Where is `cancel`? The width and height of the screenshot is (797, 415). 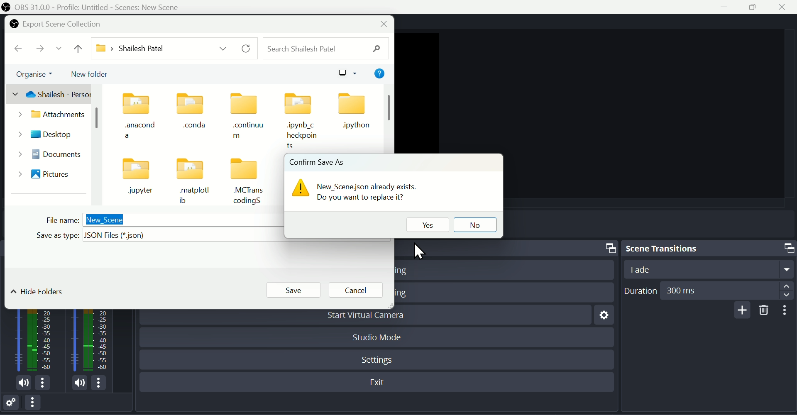
cancel is located at coordinates (357, 289).